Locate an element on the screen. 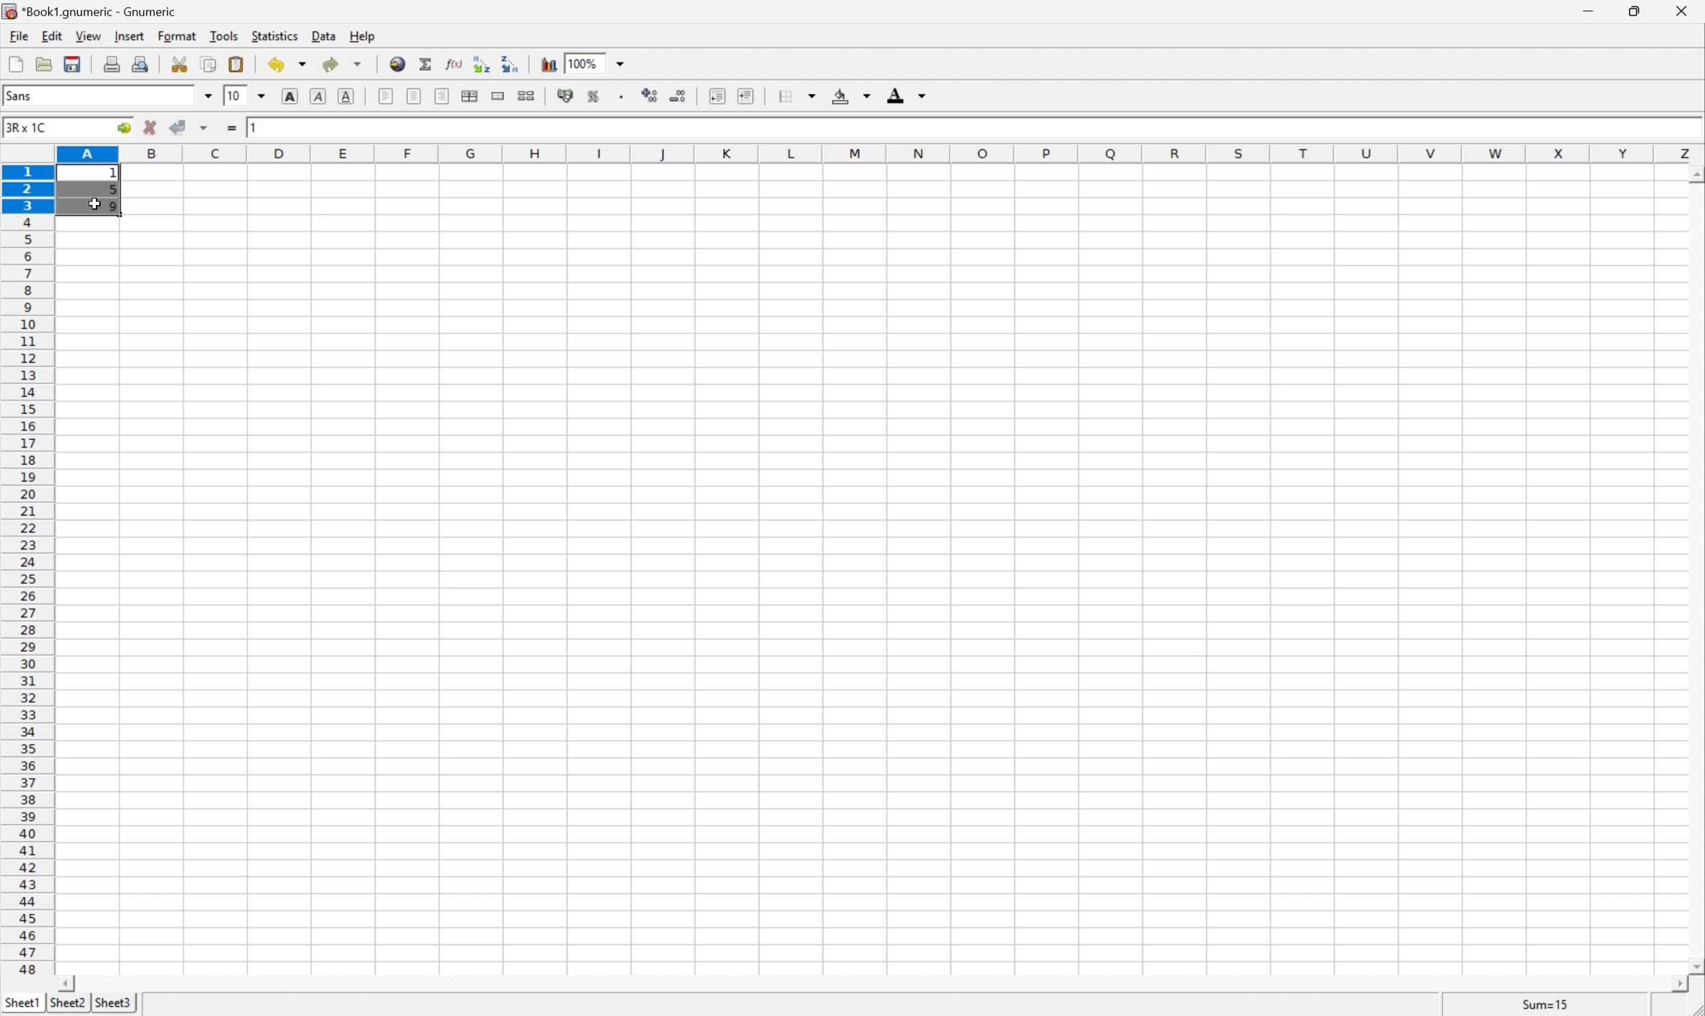 Image resolution: width=1705 pixels, height=1016 pixels. close is located at coordinates (1689, 11).